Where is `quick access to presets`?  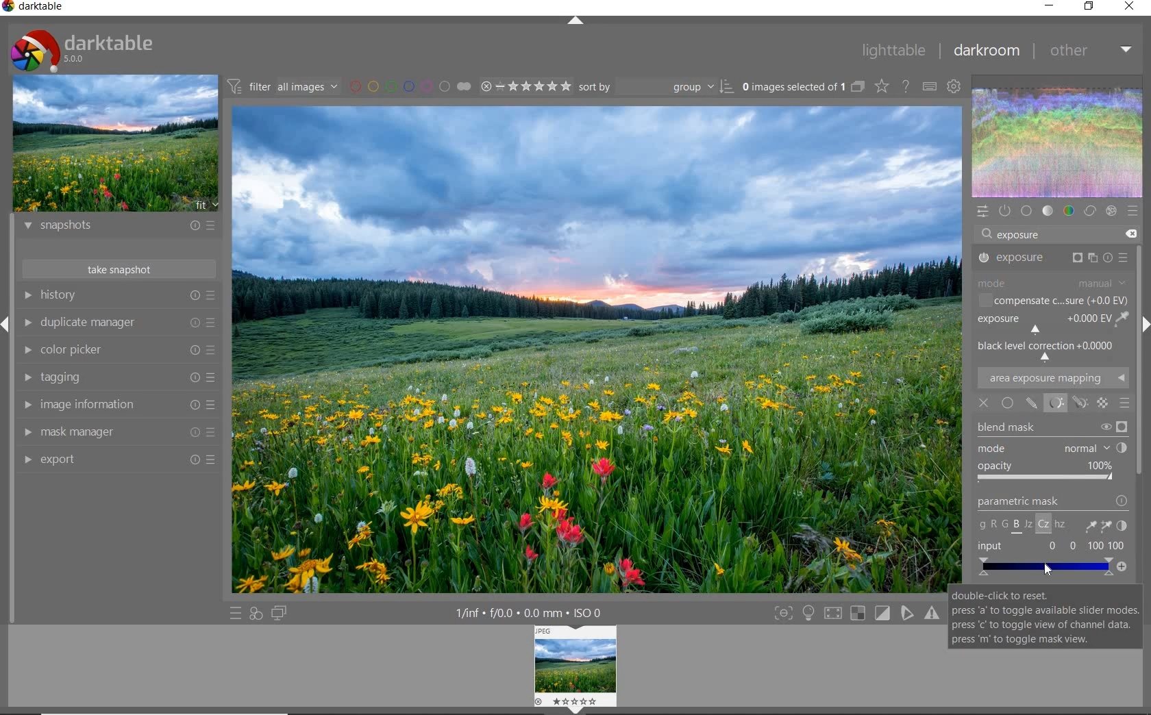 quick access to presets is located at coordinates (235, 614).